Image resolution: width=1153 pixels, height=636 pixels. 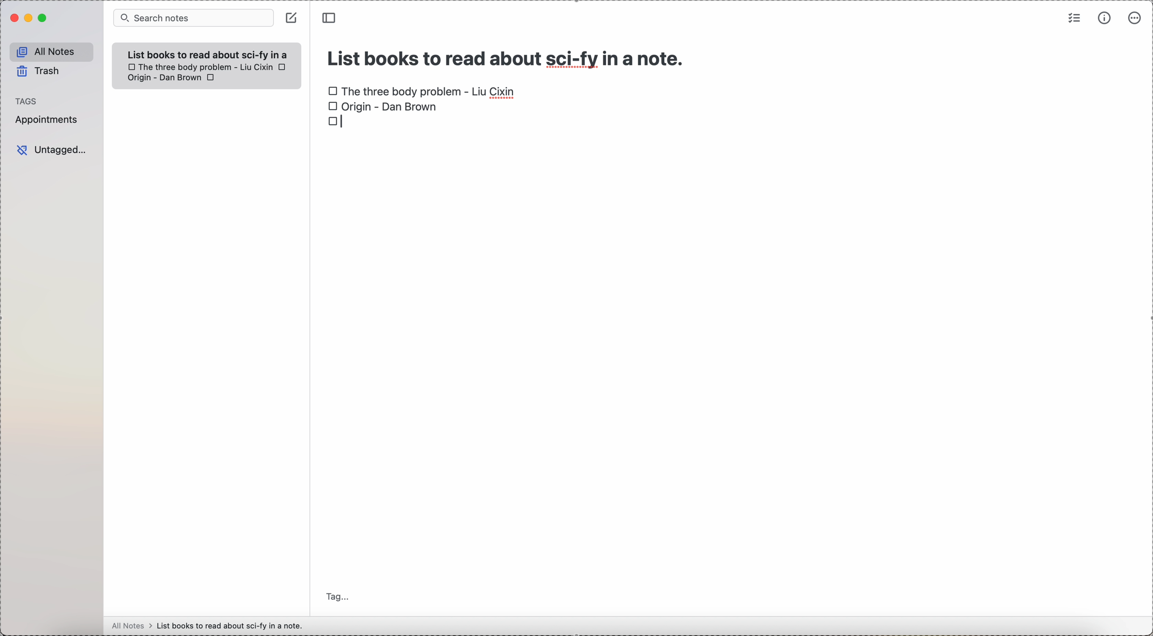 What do you see at coordinates (333, 120) in the screenshot?
I see `checkbox` at bounding box center [333, 120].